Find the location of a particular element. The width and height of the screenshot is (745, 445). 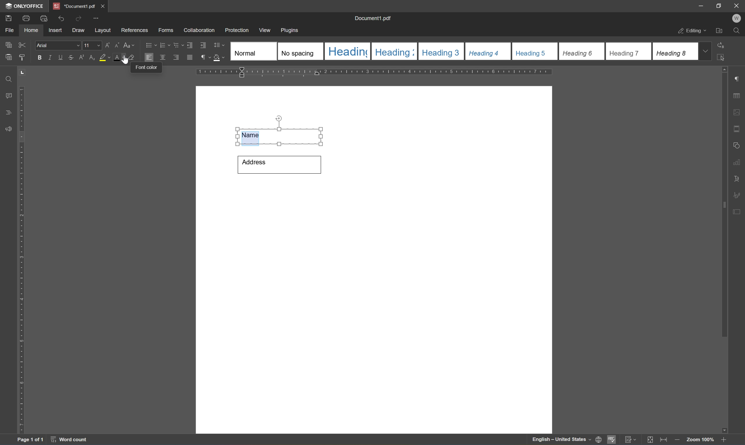

shading is located at coordinates (220, 58).